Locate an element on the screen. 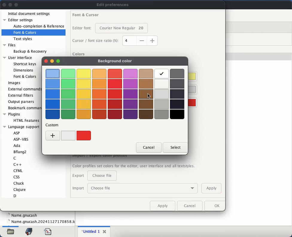  white is located at coordinates (68, 136).